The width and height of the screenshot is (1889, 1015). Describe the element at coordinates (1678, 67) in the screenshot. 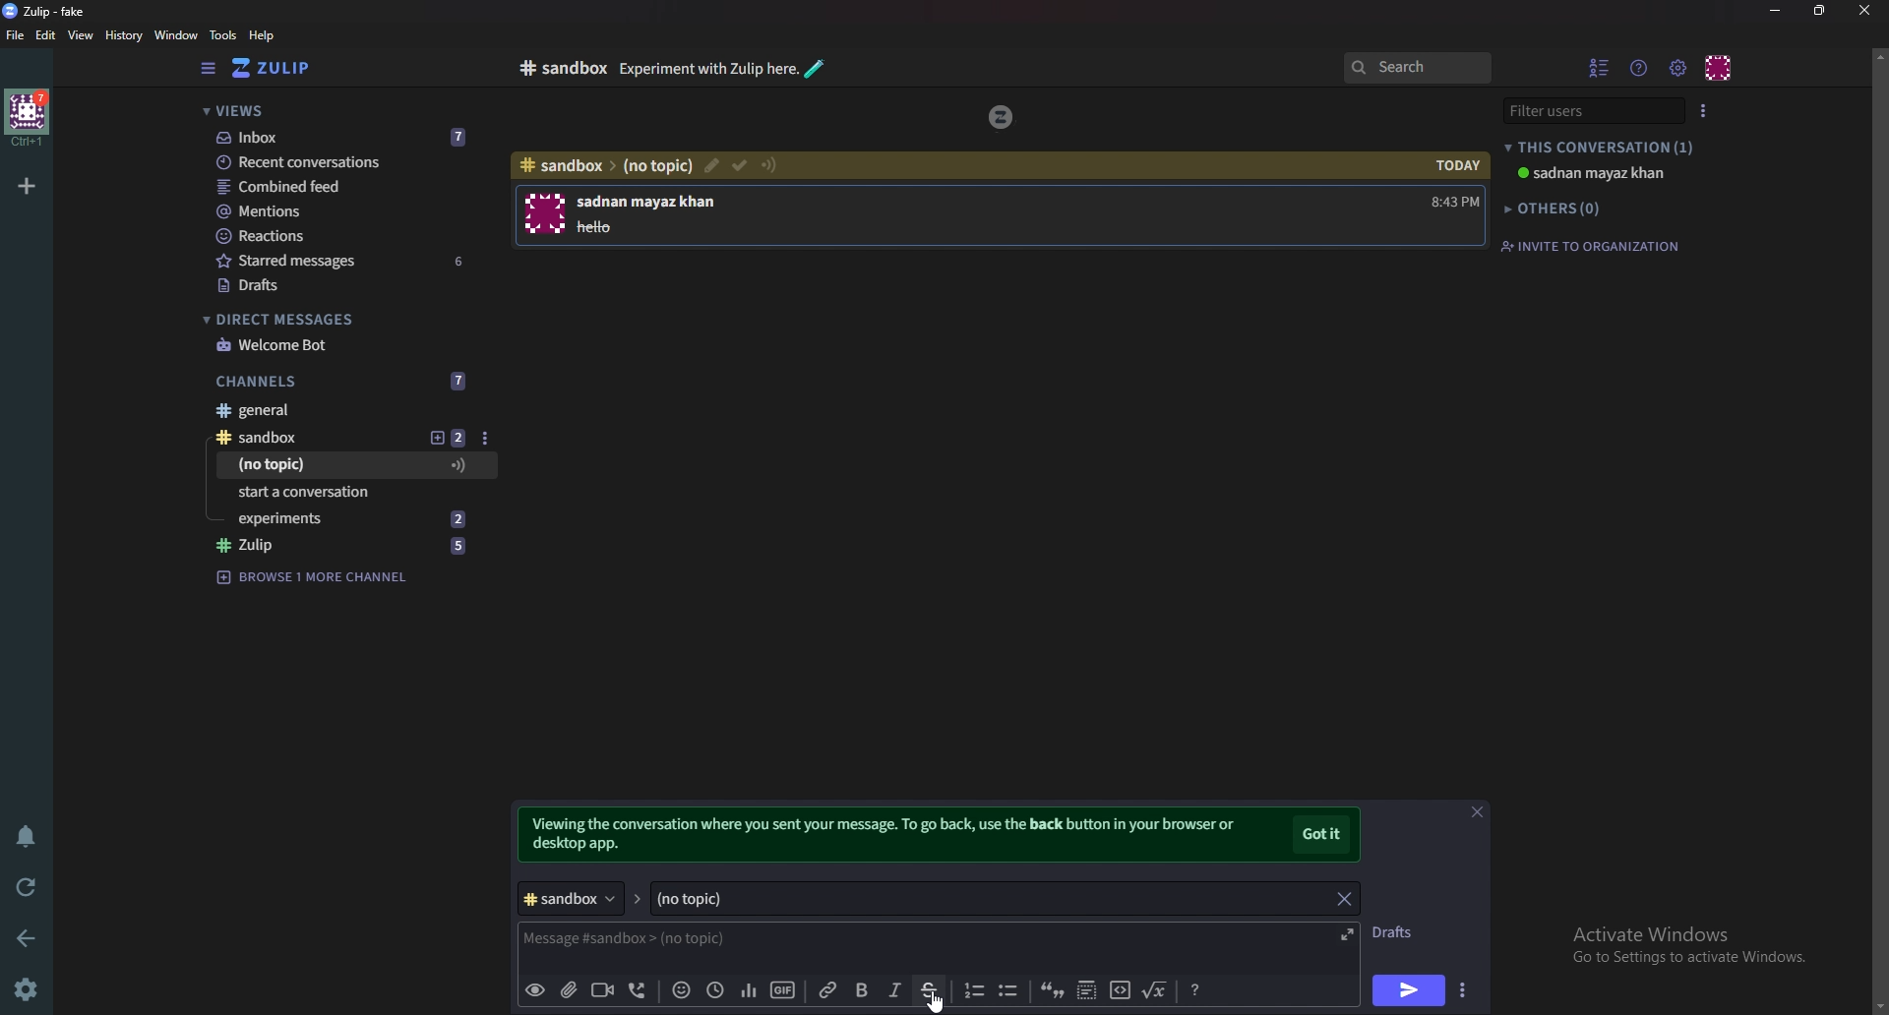

I see `Main menu` at that location.